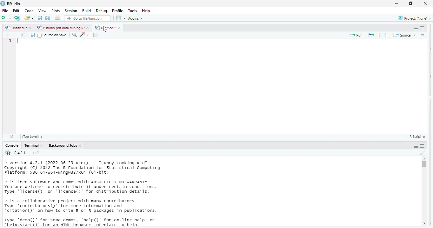 This screenshot has height=228, width=433. I want to click on close, so click(31, 28).